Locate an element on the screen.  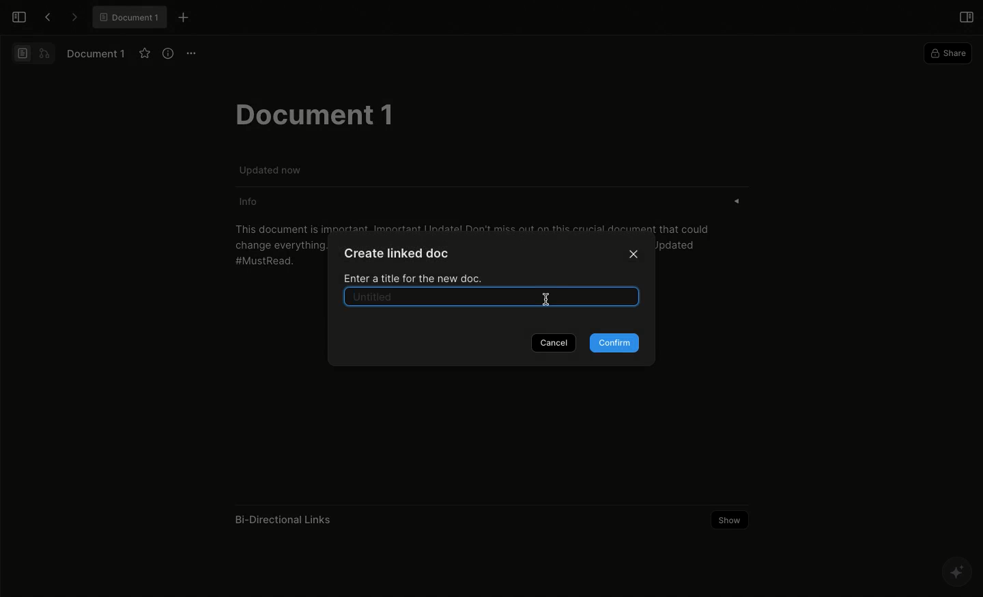
Confirm is located at coordinates (614, 343).